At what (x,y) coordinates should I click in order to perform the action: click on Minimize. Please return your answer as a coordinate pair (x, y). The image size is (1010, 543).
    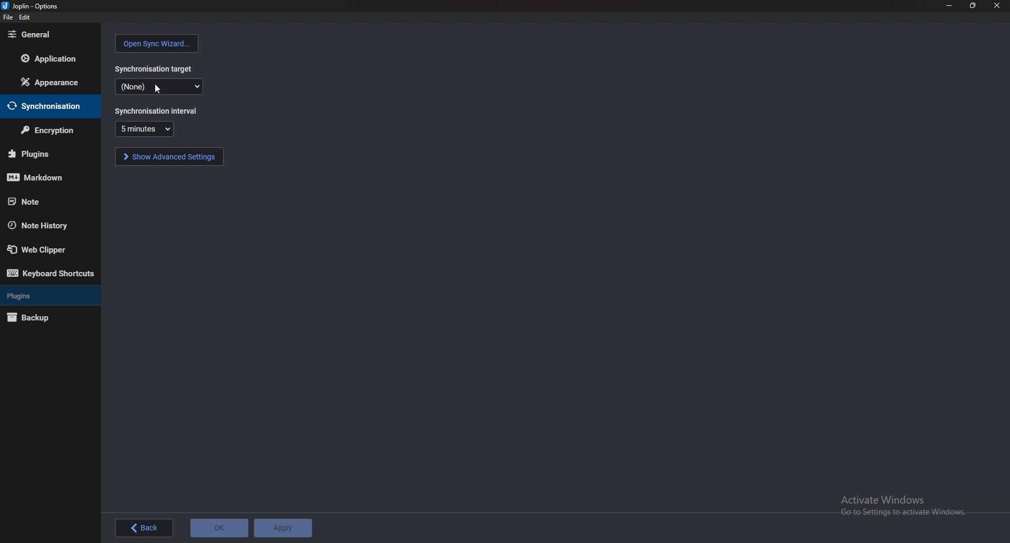
    Looking at the image, I should click on (949, 6).